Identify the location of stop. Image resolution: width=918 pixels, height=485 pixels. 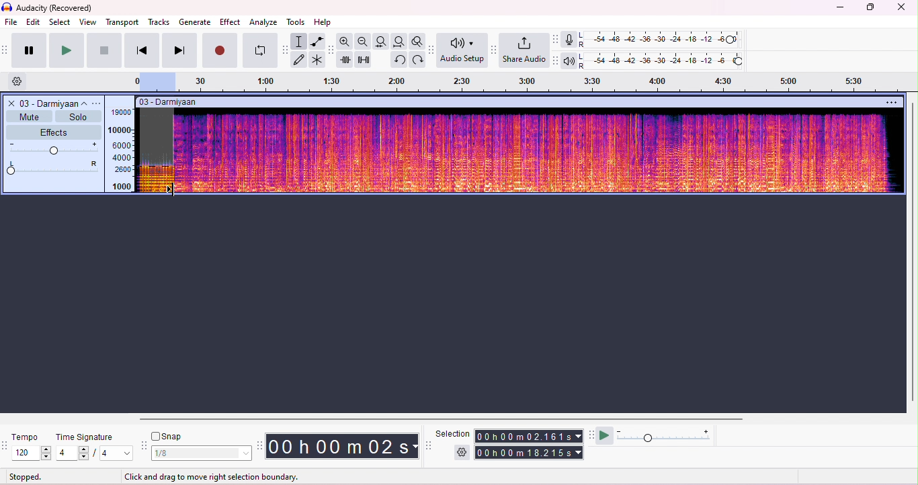
(104, 50).